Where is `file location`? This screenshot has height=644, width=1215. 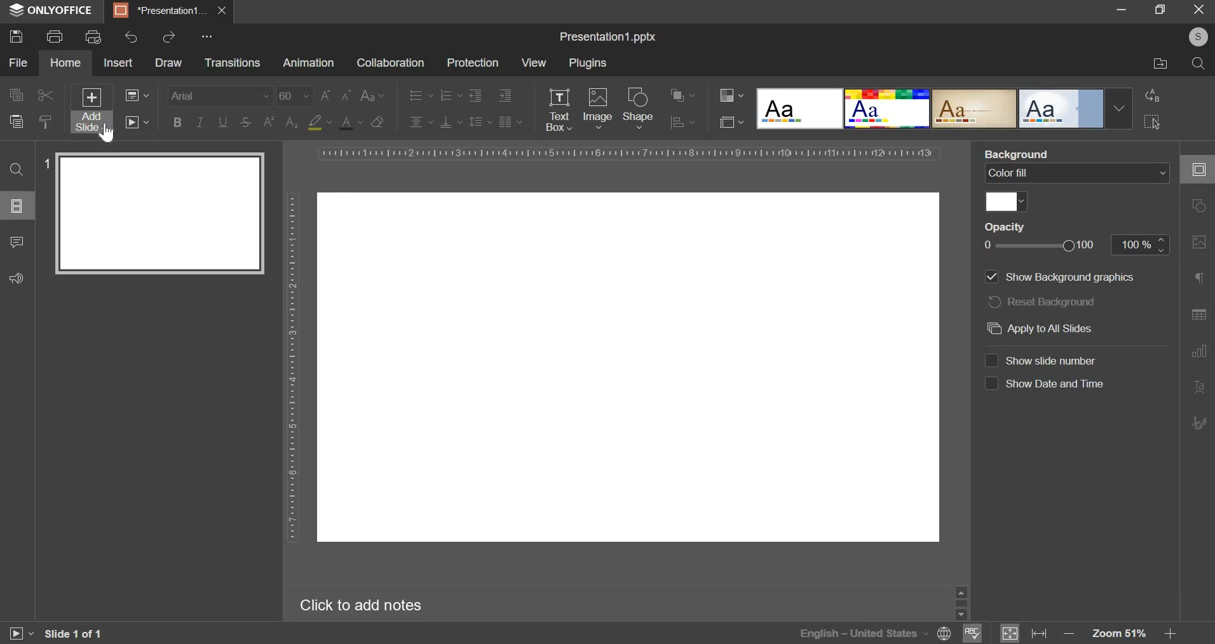 file location is located at coordinates (1161, 64).